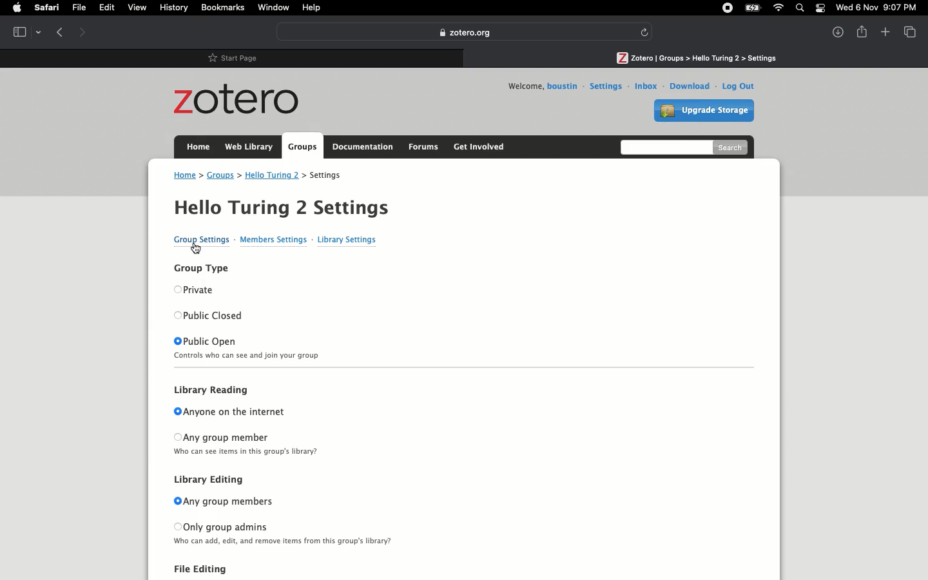 The width and height of the screenshot is (928, 580). What do you see at coordinates (228, 412) in the screenshot?
I see `Anyone on the internet` at bounding box center [228, 412].